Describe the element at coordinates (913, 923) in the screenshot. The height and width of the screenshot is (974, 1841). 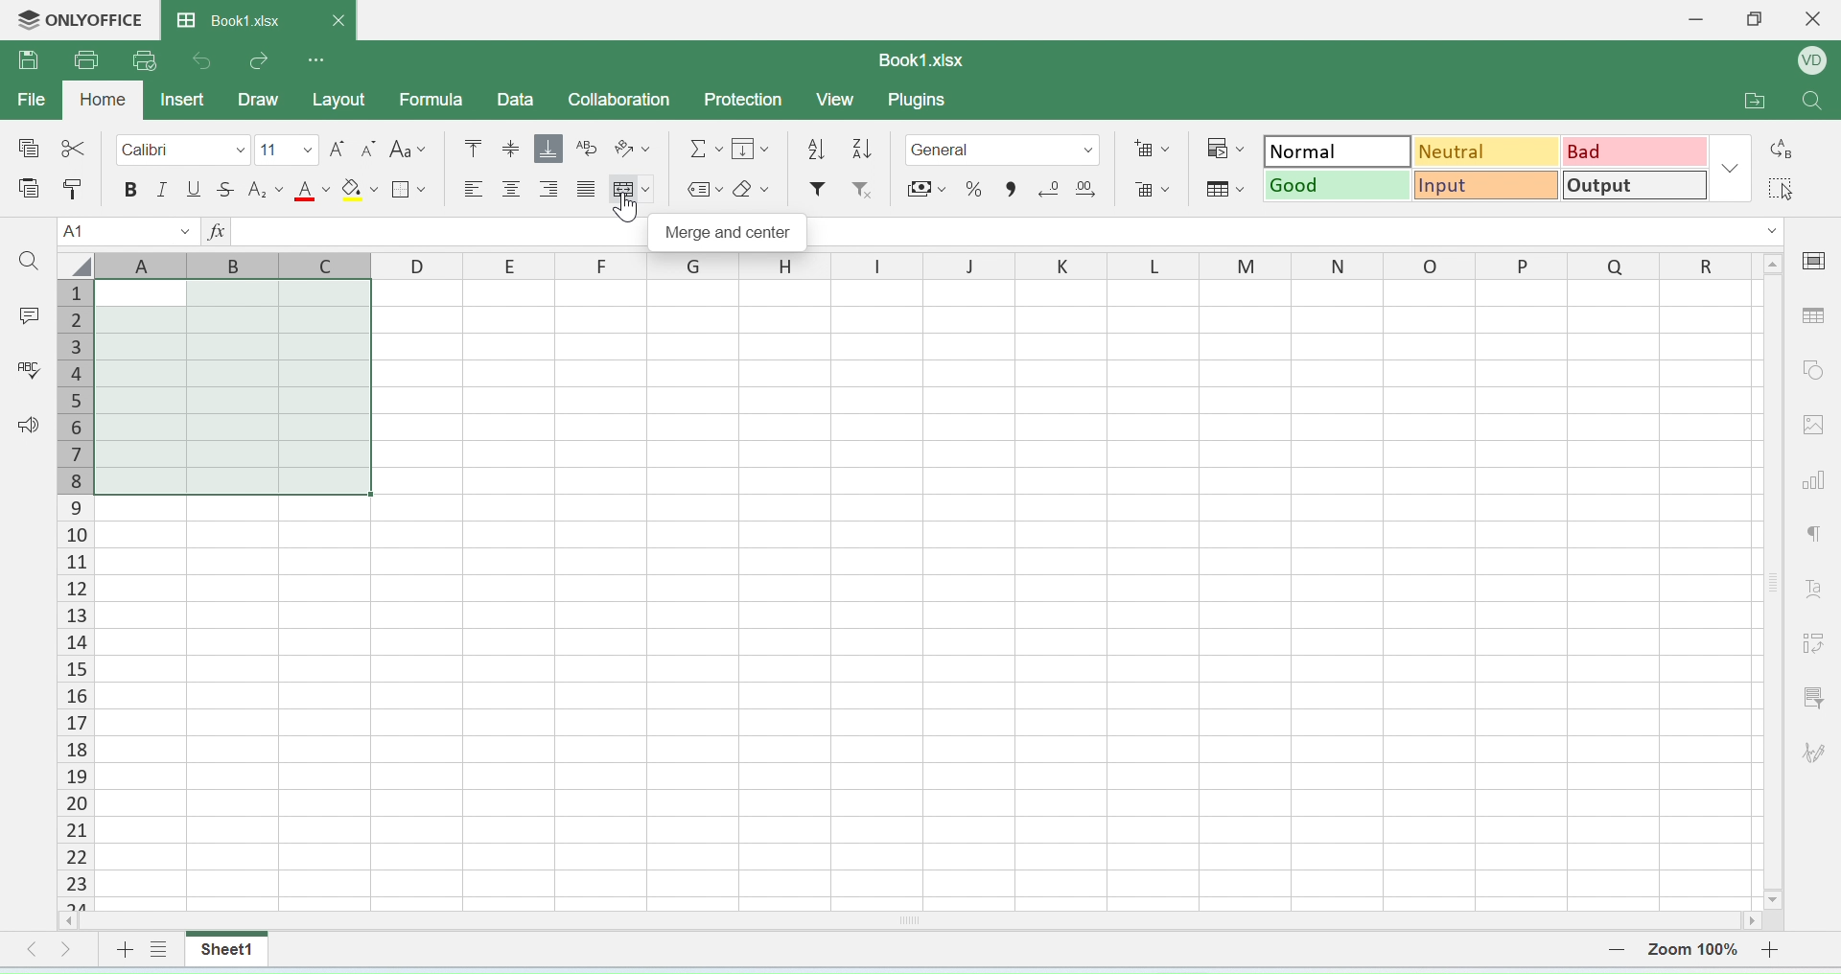
I see `horizontal scroll bar` at that location.